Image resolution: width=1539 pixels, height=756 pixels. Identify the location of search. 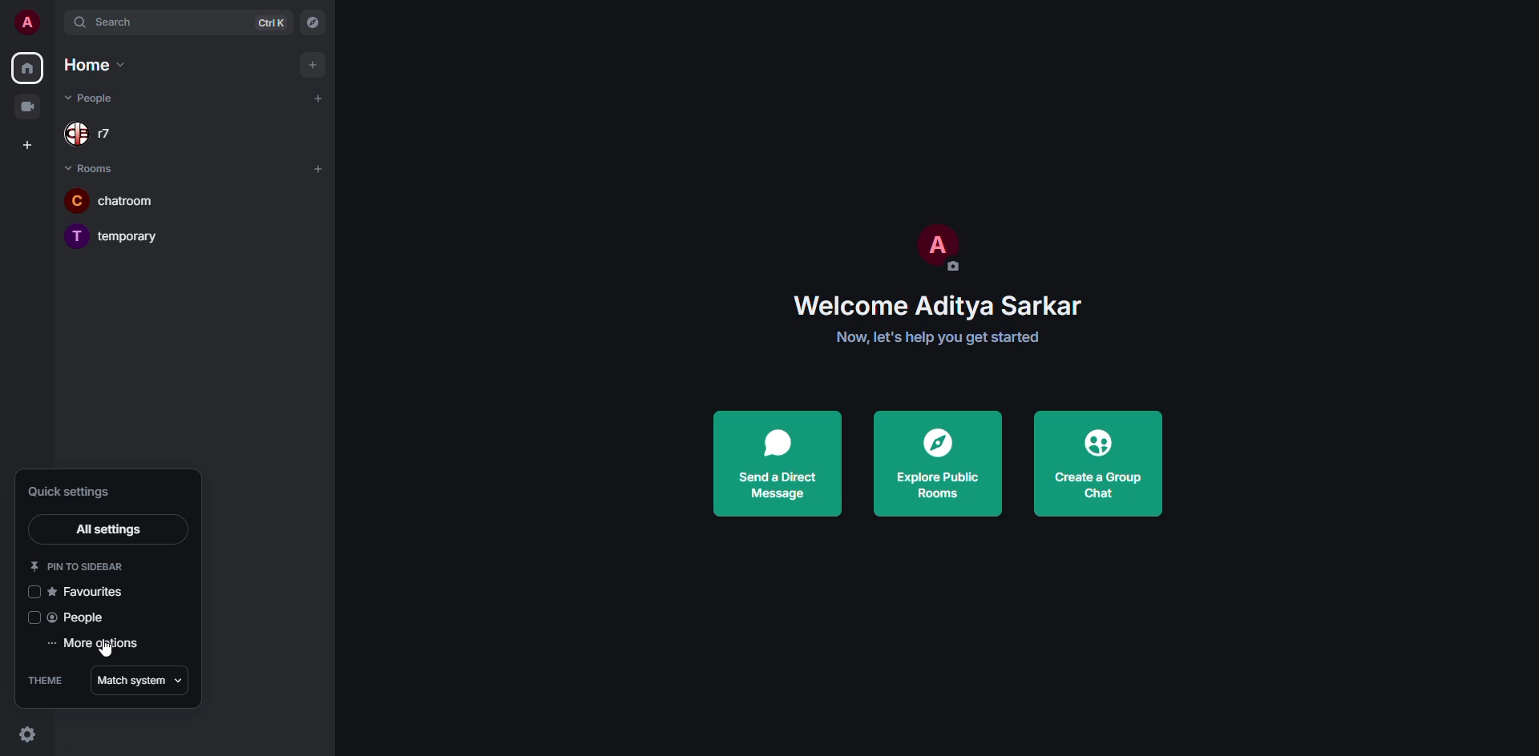
(123, 22).